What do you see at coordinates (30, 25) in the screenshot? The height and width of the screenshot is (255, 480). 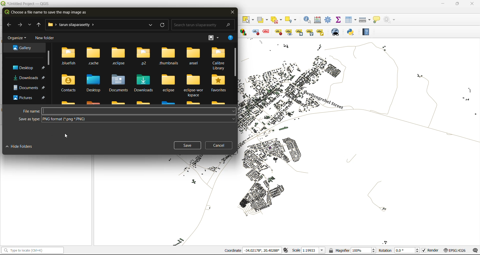 I see `explore` at bounding box center [30, 25].